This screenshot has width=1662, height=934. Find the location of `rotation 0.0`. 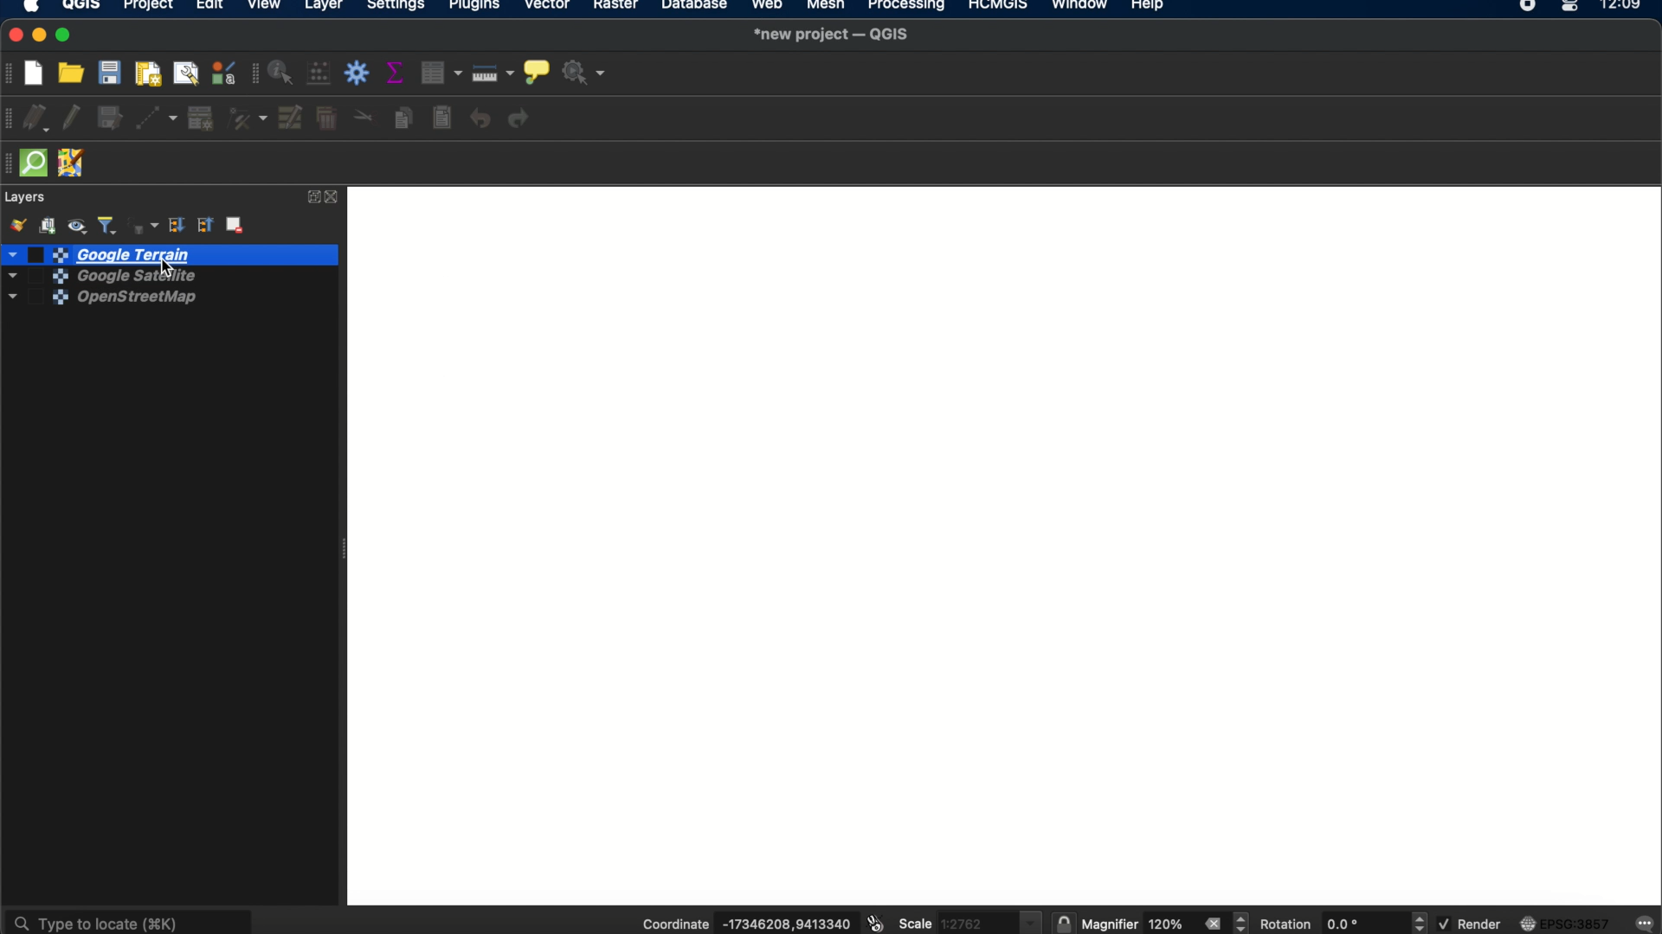

rotation 0.0 is located at coordinates (1320, 924).